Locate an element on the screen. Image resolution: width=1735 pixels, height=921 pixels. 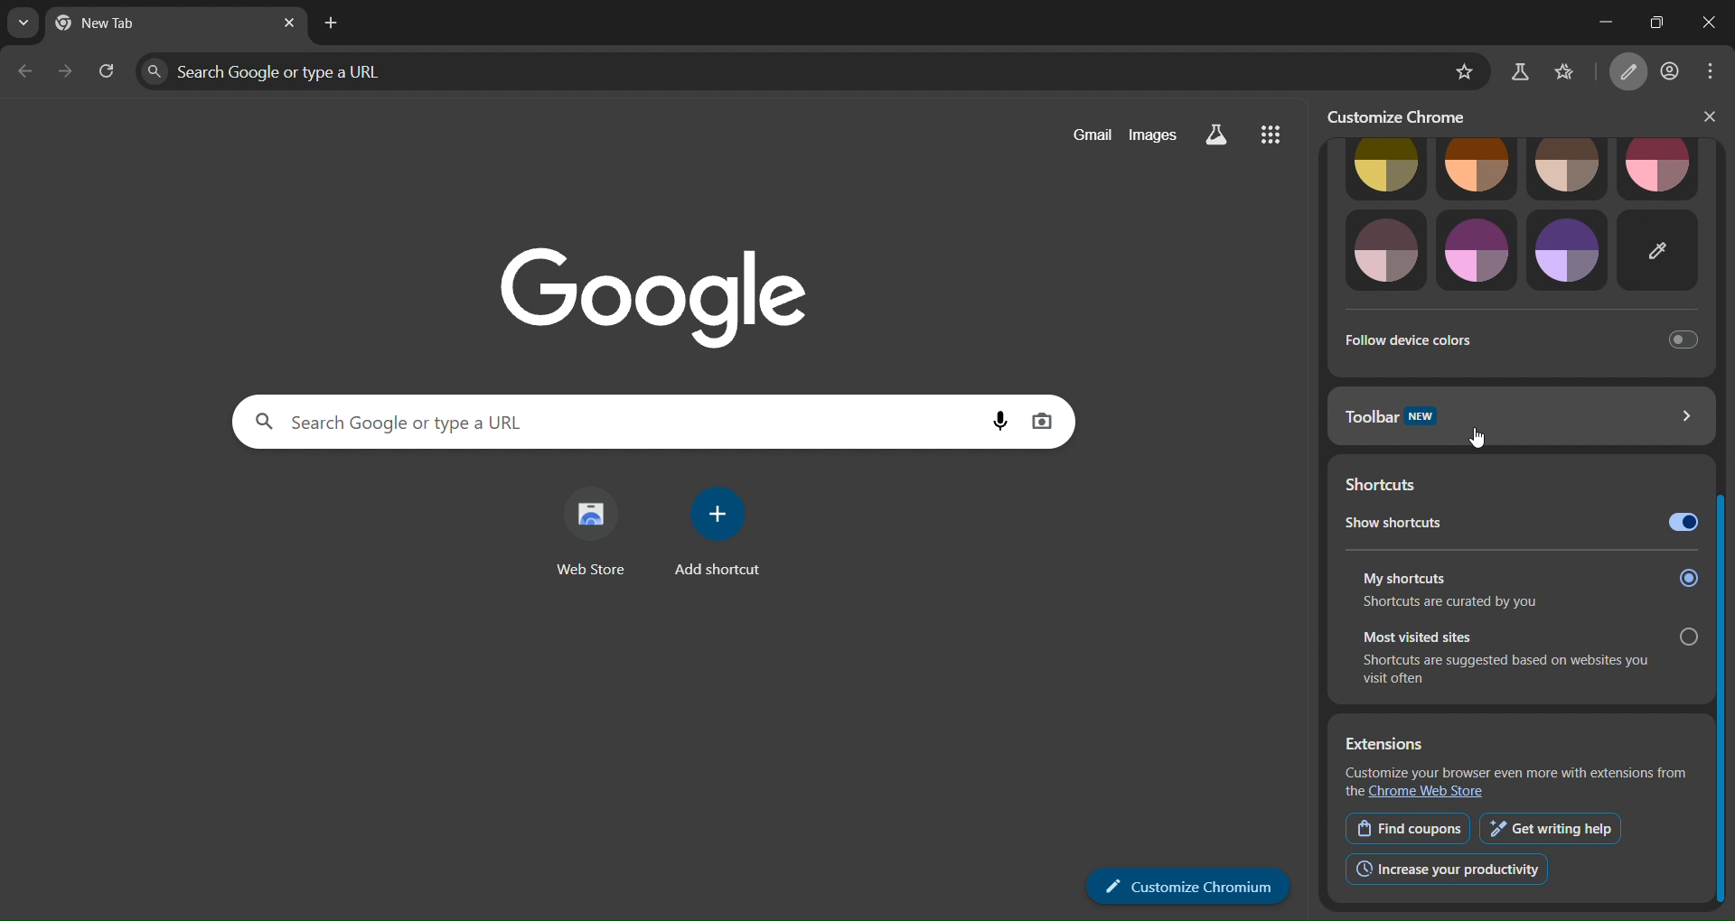
image search is located at coordinates (1054, 418).